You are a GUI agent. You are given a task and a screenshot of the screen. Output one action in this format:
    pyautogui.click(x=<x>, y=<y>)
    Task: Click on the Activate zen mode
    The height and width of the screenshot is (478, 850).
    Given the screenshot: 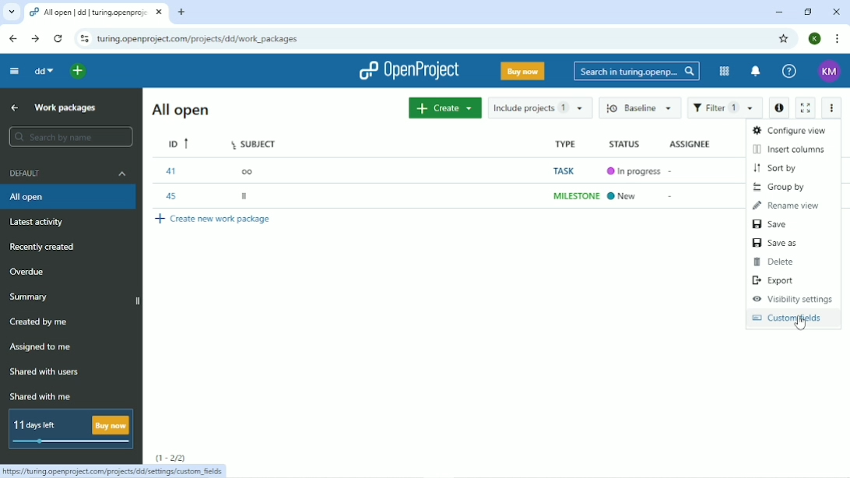 What is the action you would take?
    pyautogui.click(x=807, y=107)
    